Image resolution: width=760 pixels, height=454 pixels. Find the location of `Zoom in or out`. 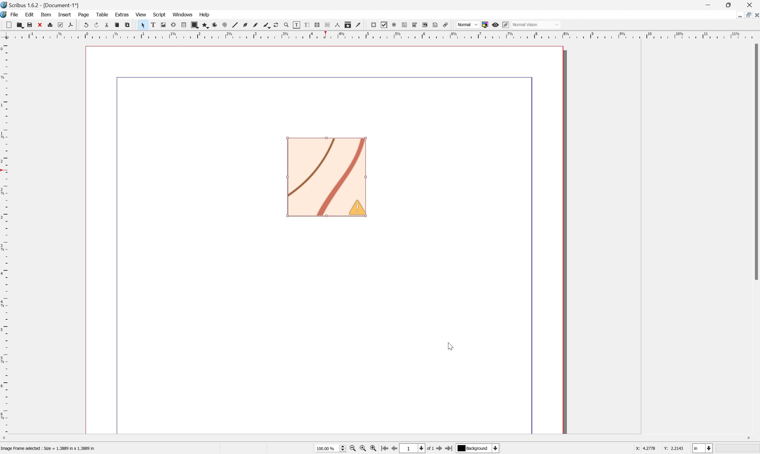

Zoom in or out is located at coordinates (288, 25).